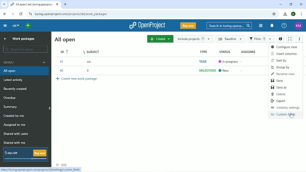 This screenshot has width=306, height=172. What do you see at coordinates (285, 108) in the screenshot?
I see `Visibility settings` at bounding box center [285, 108].